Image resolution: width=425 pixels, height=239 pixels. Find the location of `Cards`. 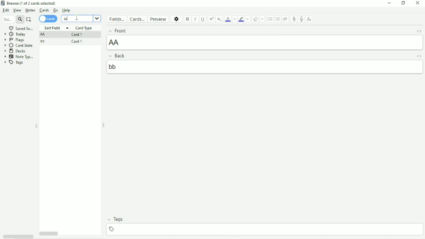

Cards is located at coordinates (44, 10).